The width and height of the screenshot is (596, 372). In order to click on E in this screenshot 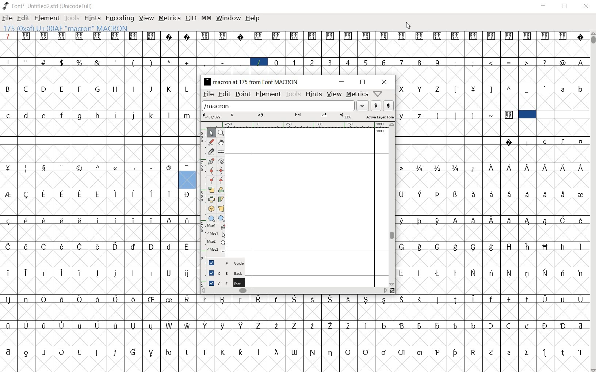, I will do `click(62, 89)`.